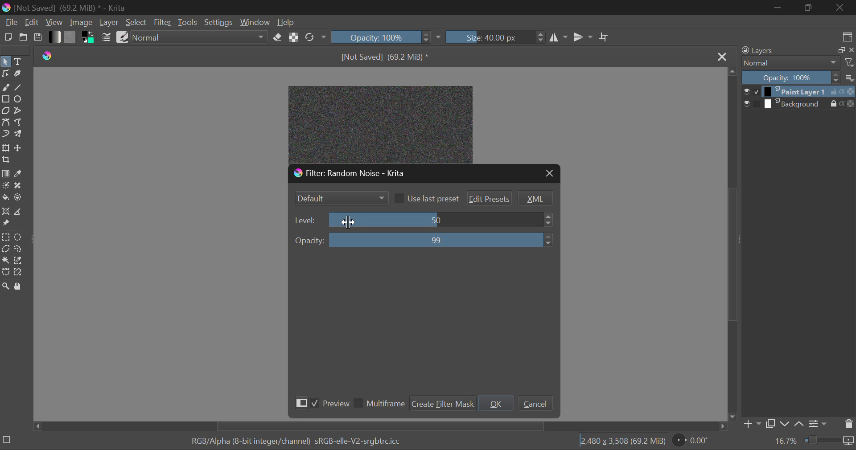 The height and width of the screenshot is (450, 856). Describe the element at coordinates (848, 103) in the screenshot. I see `opacity` at that location.